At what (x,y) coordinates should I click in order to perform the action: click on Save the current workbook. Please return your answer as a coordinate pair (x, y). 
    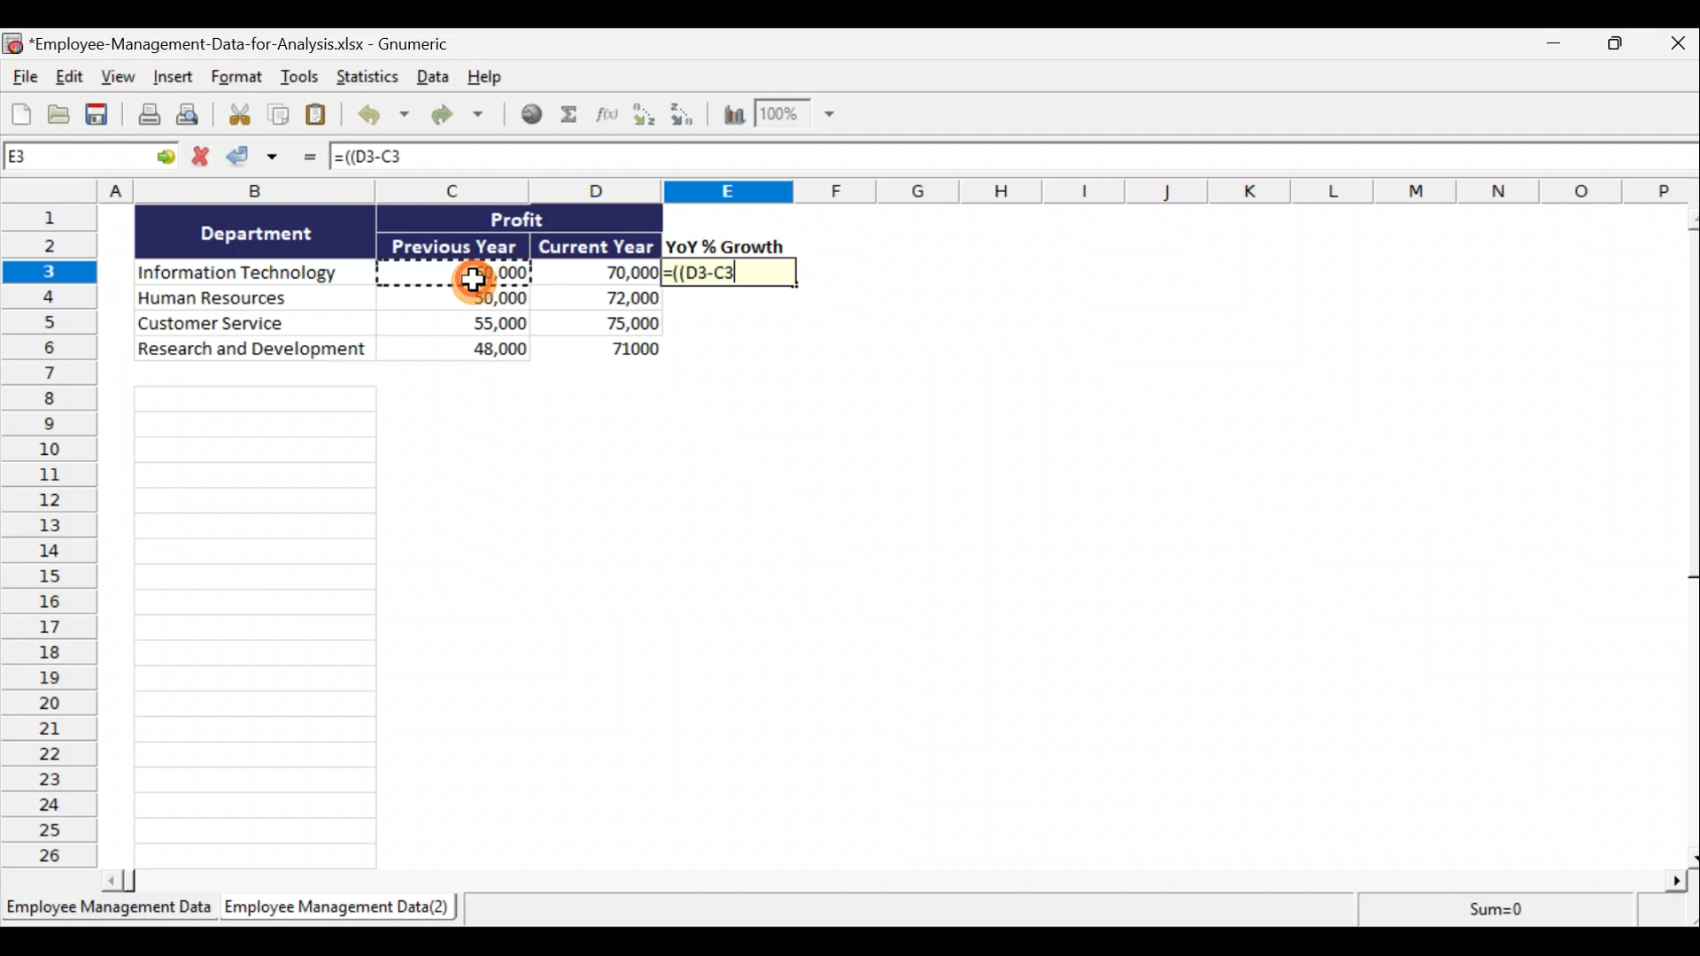
    Looking at the image, I should click on (100, 116).